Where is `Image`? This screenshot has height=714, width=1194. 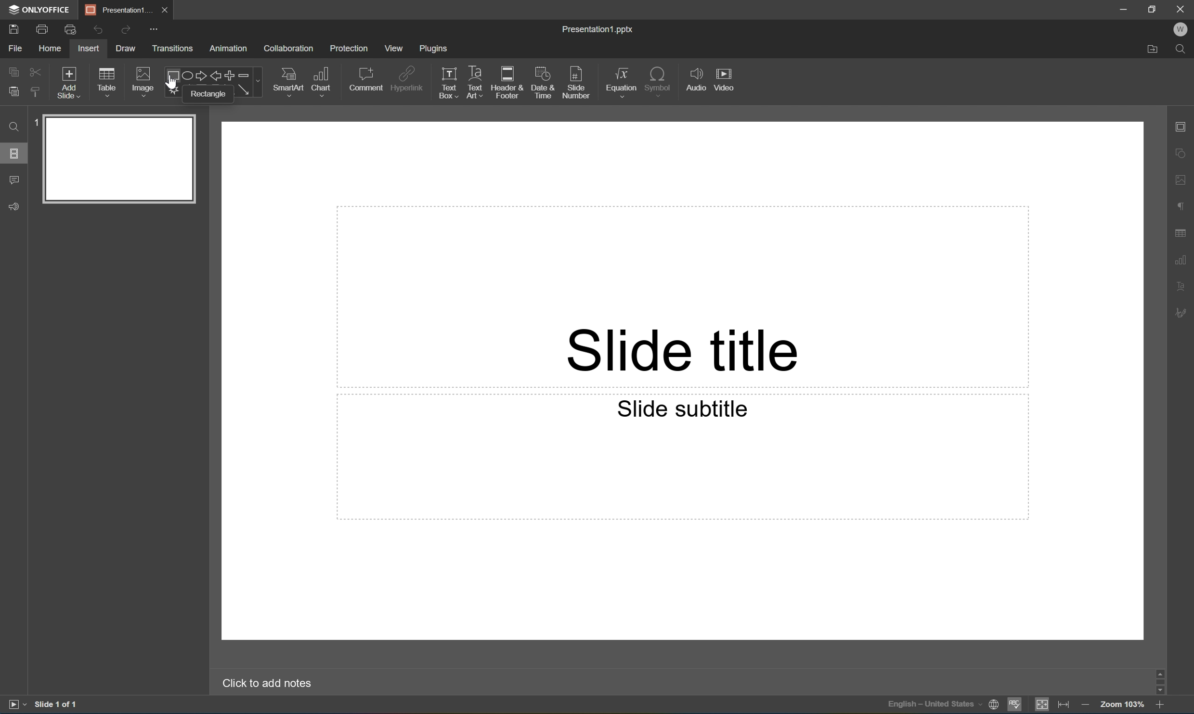
Image is located at coordinates (143, 80).